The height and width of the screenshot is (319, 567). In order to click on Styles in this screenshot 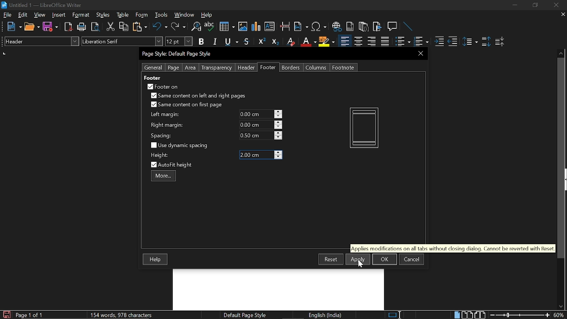, I will do `click(103, 15)`.